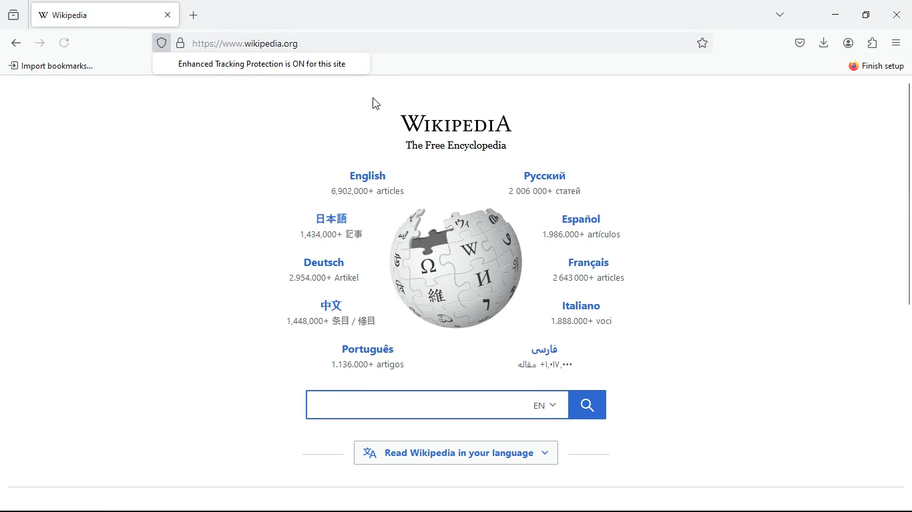 This screenshot has height=512, width=912. Describe the element at coordinates (377, 104) in the screenshot. I see `Cursor` at that location.